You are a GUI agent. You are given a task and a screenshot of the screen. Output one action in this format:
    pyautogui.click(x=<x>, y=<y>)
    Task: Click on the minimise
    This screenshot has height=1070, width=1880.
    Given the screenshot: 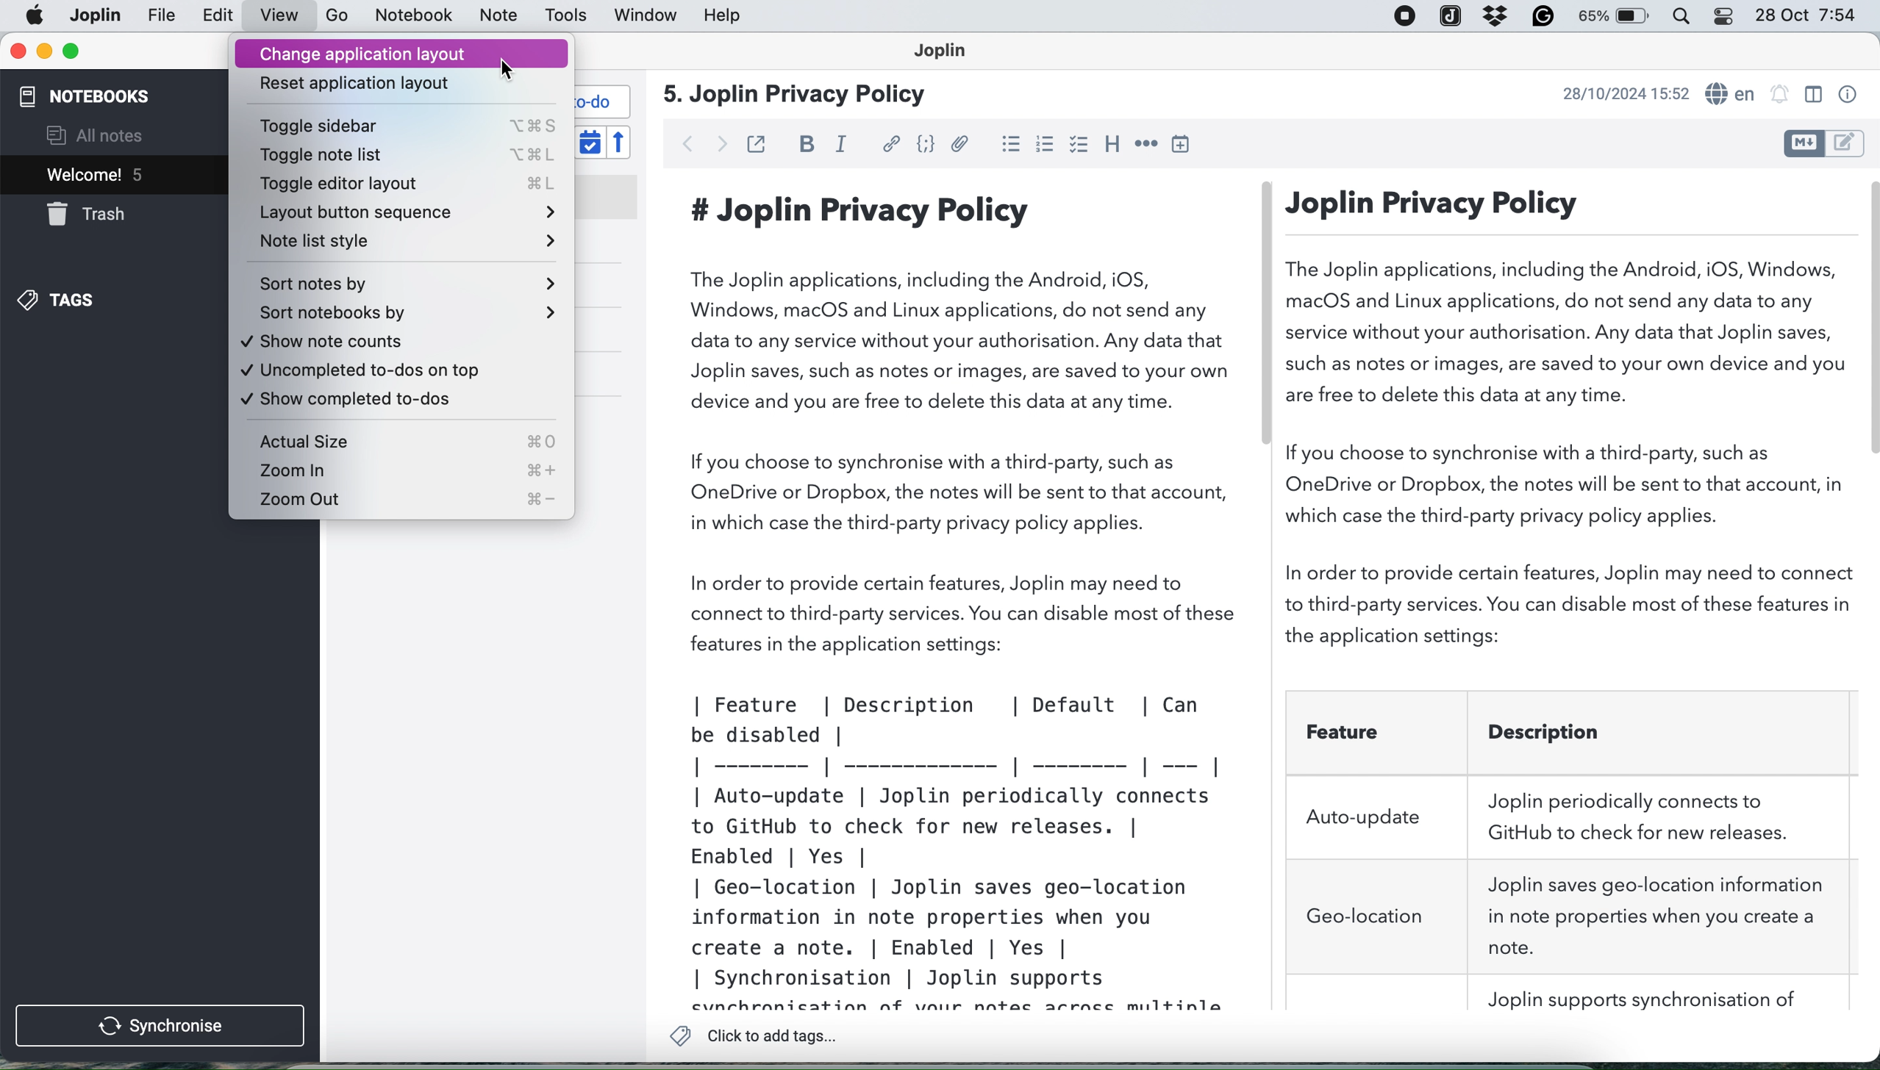 What is the action you would take?
    pyautogui.click(x=43, y=52)
    